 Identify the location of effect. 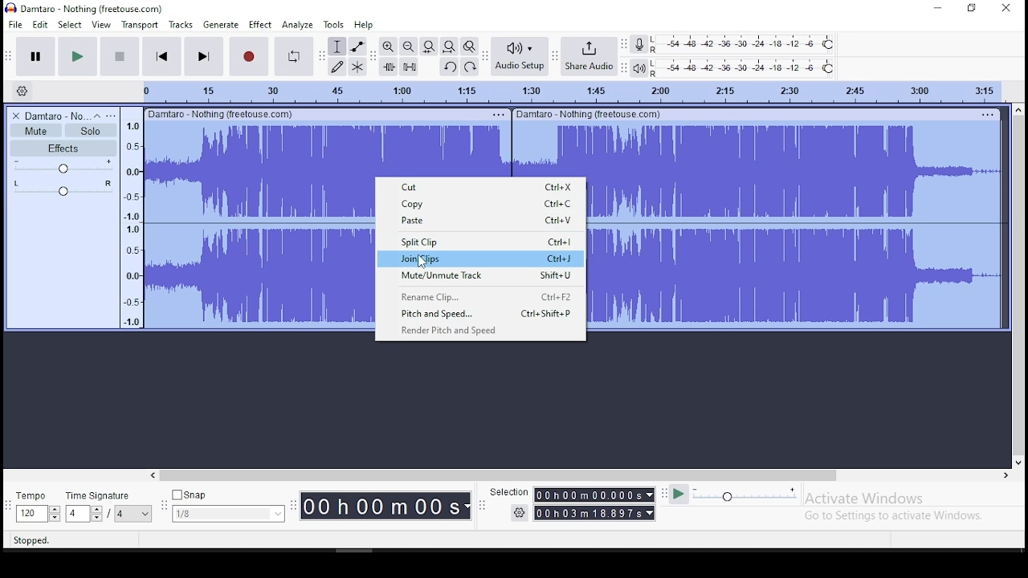
(261, 26).